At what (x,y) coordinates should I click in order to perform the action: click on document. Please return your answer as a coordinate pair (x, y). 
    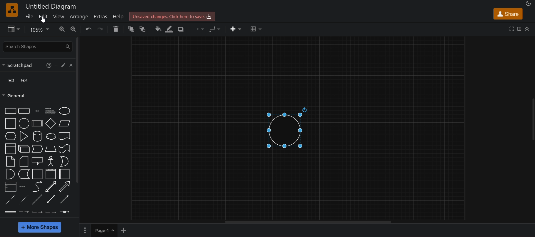
    Looking at the image, I should click on (66, 136).